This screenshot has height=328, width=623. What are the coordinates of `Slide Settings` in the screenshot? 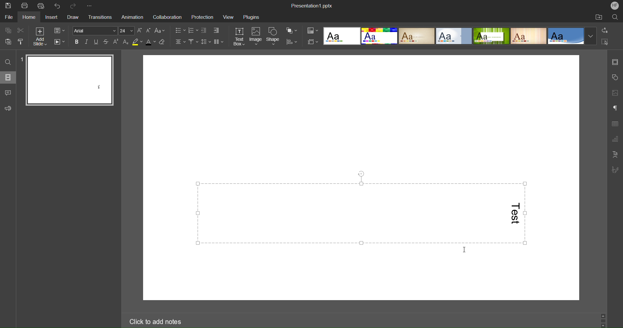 It's located at (59, 30).